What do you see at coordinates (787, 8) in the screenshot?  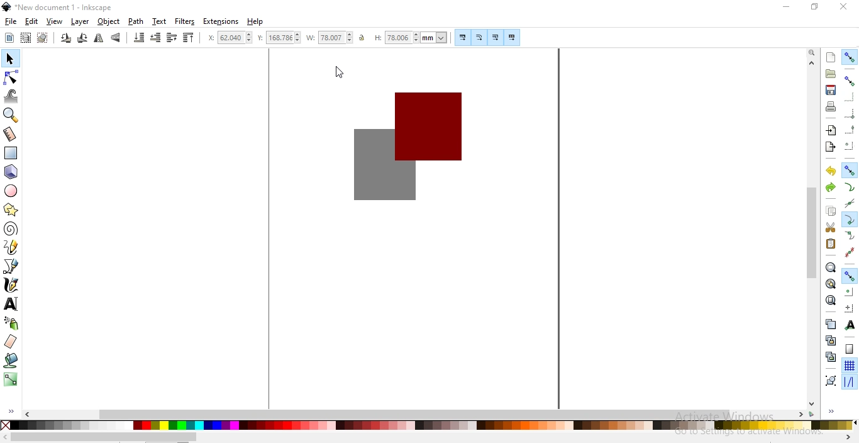 I see `minimize` at bounding box center [787, 8].